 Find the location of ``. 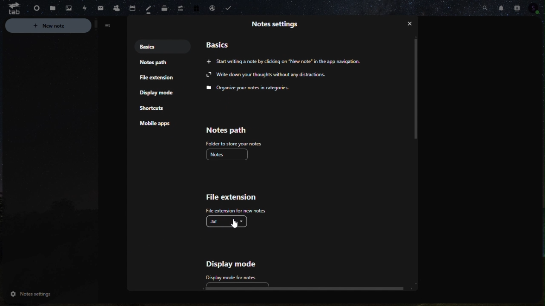

 is located at coordinates (100, 6).